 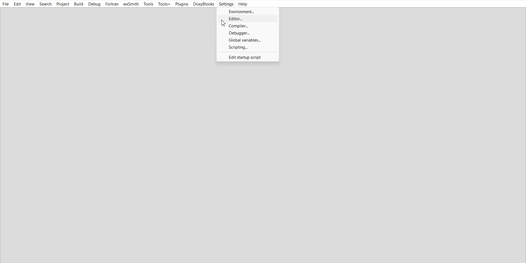 I want to click on Fortran, so click(x=112, y=4).